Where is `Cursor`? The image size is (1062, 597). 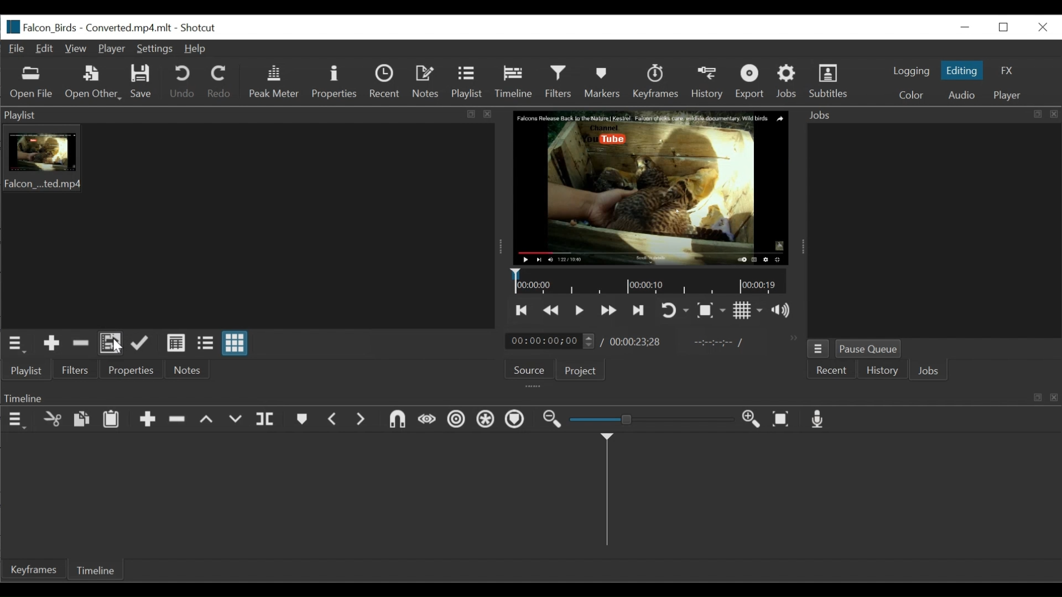
Cursor is located at coordinates (117, 345).